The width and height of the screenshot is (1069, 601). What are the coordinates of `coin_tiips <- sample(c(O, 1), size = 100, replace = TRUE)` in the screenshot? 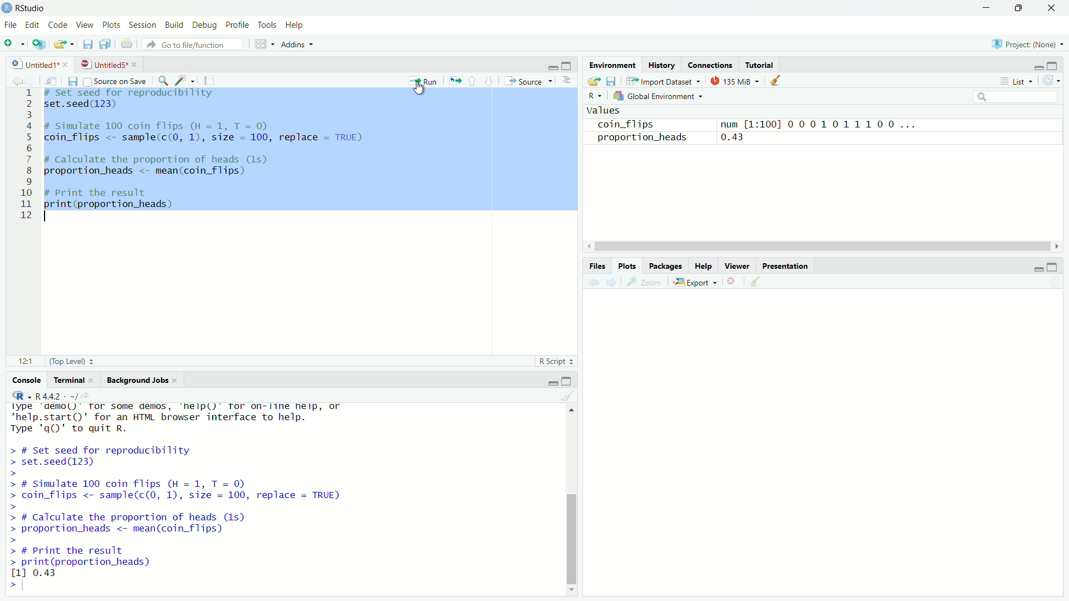 It's located at (210, 138).